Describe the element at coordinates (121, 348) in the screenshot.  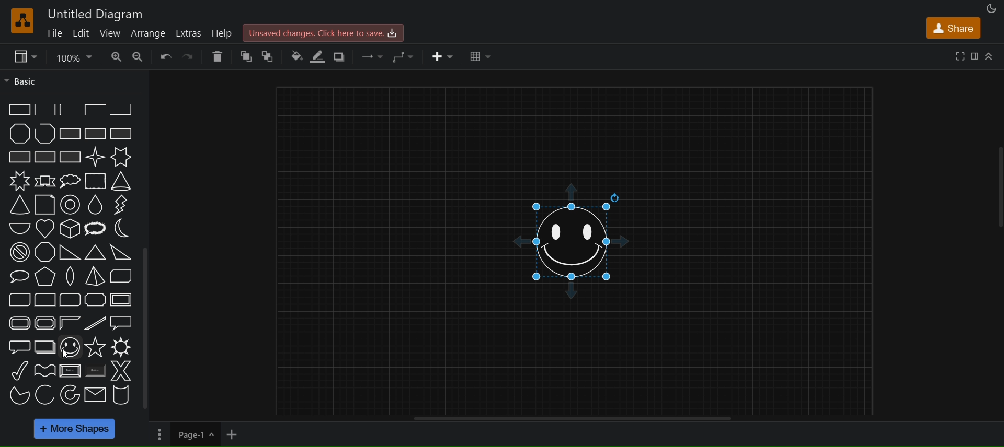
I see `sun` at that location.